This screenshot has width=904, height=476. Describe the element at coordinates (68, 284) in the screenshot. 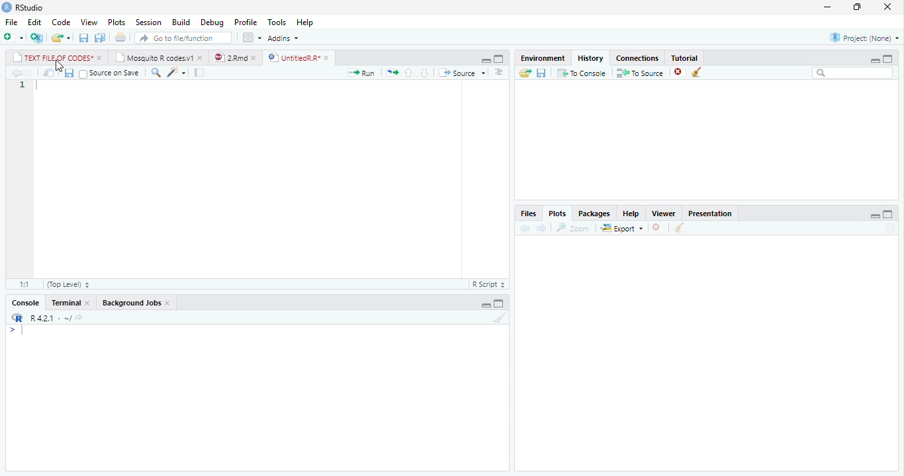

I see `Top Level` at that location.